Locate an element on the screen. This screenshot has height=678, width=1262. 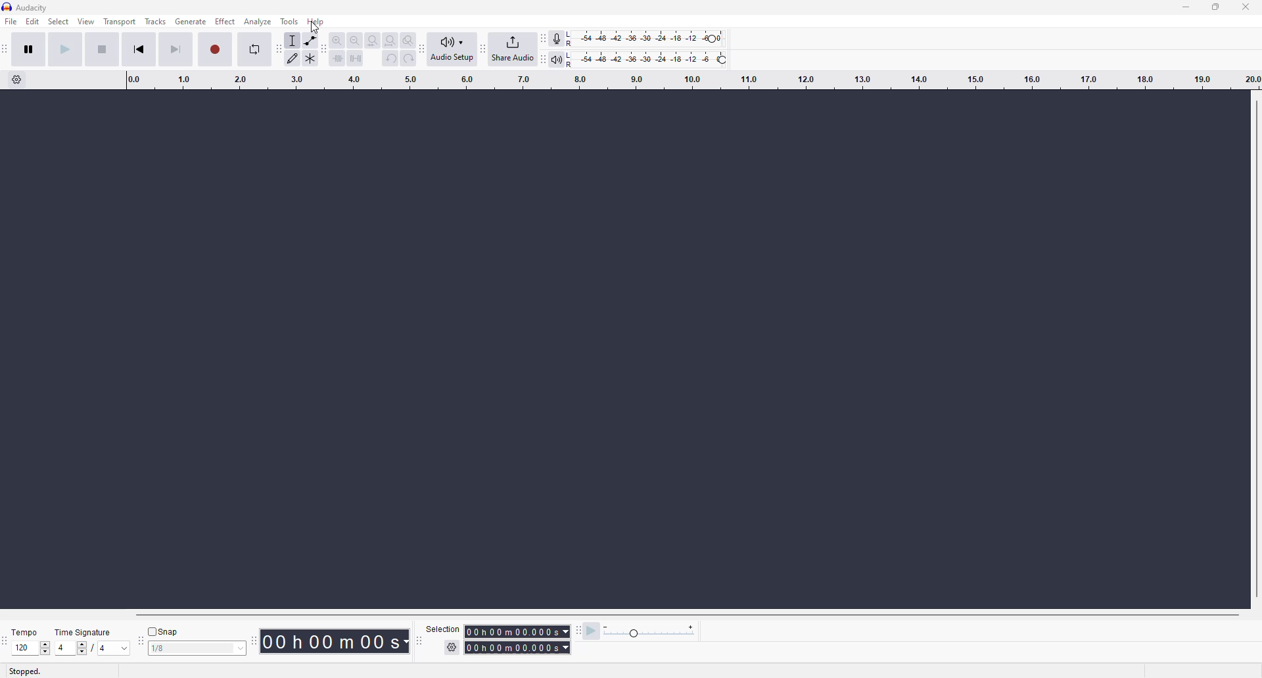
click and drag to define a looping region is located at coordinates (687, 82).